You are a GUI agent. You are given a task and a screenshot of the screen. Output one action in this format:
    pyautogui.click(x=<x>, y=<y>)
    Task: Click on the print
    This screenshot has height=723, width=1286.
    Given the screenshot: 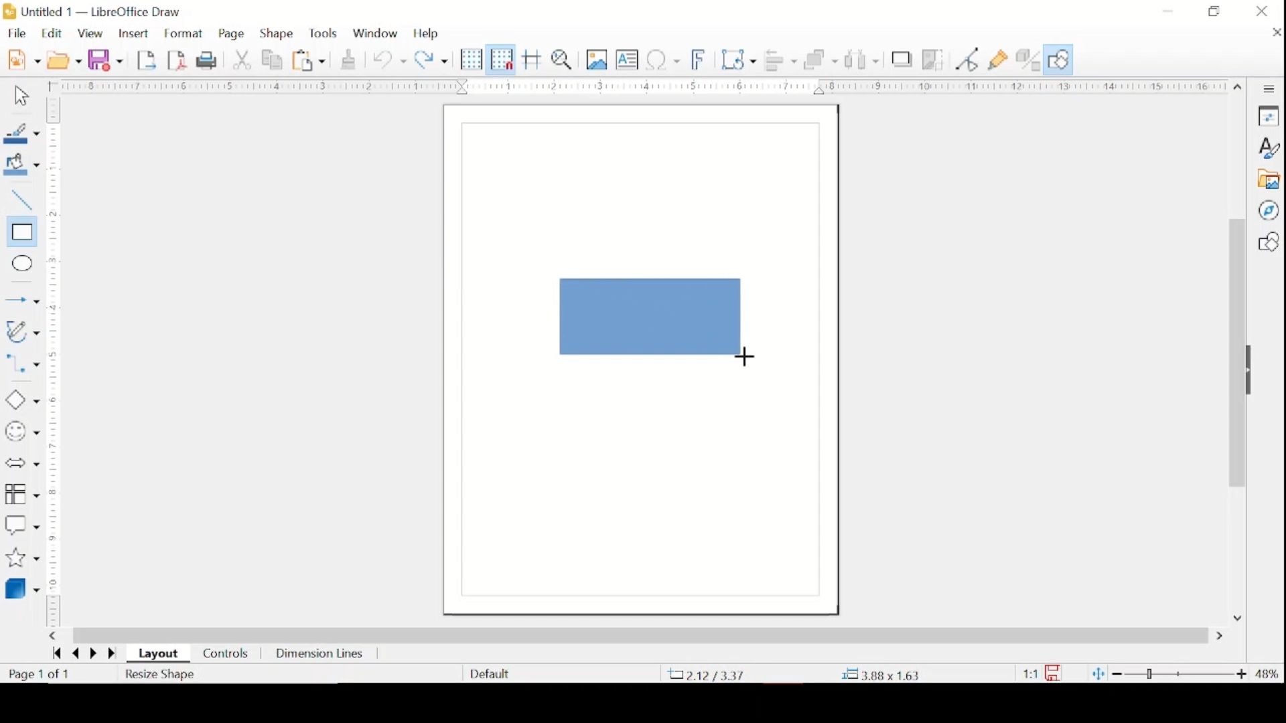 What is the action you would take?
    pyautogui.click(x=209, y=60)
    